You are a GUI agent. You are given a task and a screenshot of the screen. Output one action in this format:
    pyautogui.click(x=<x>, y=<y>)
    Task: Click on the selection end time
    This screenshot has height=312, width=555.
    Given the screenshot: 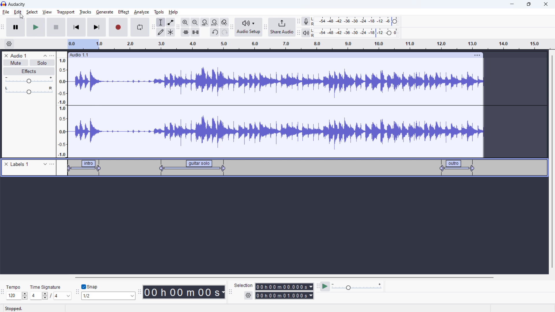 What is the action you would take?
    pyautogui.click(x=285, y=296)
    